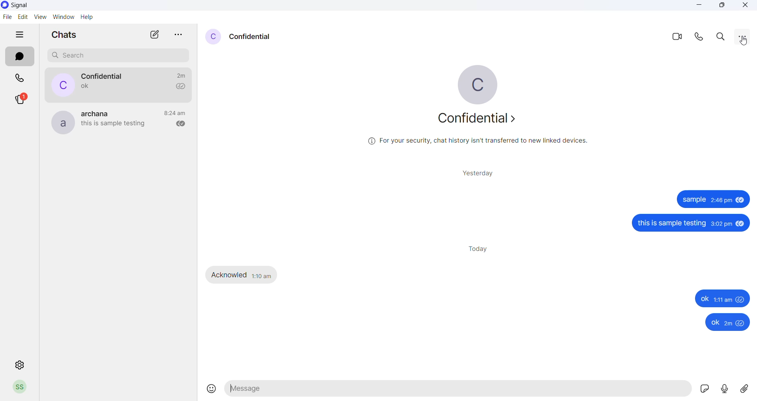  What do you see at coordinates (693, 199) in the screenshot?
I see `sample` at bounding box center [693, 199].